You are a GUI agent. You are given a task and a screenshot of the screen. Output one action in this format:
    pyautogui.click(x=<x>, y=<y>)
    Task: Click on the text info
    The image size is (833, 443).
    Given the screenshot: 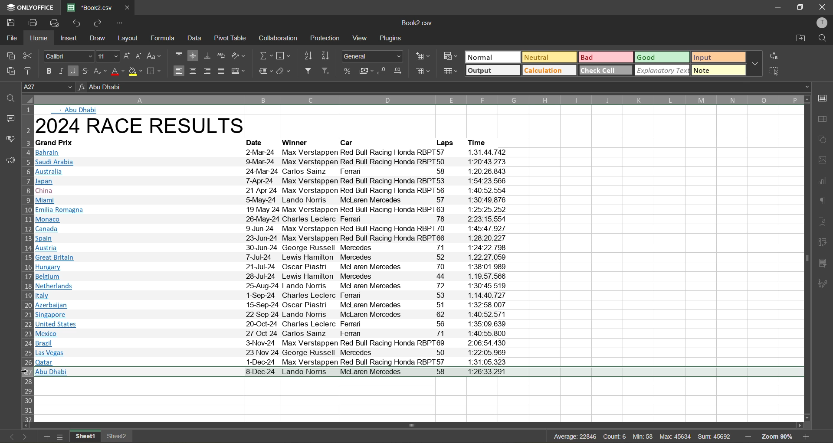 What is the action you would take?
    pyautogui.click(x=58, y=143)
    